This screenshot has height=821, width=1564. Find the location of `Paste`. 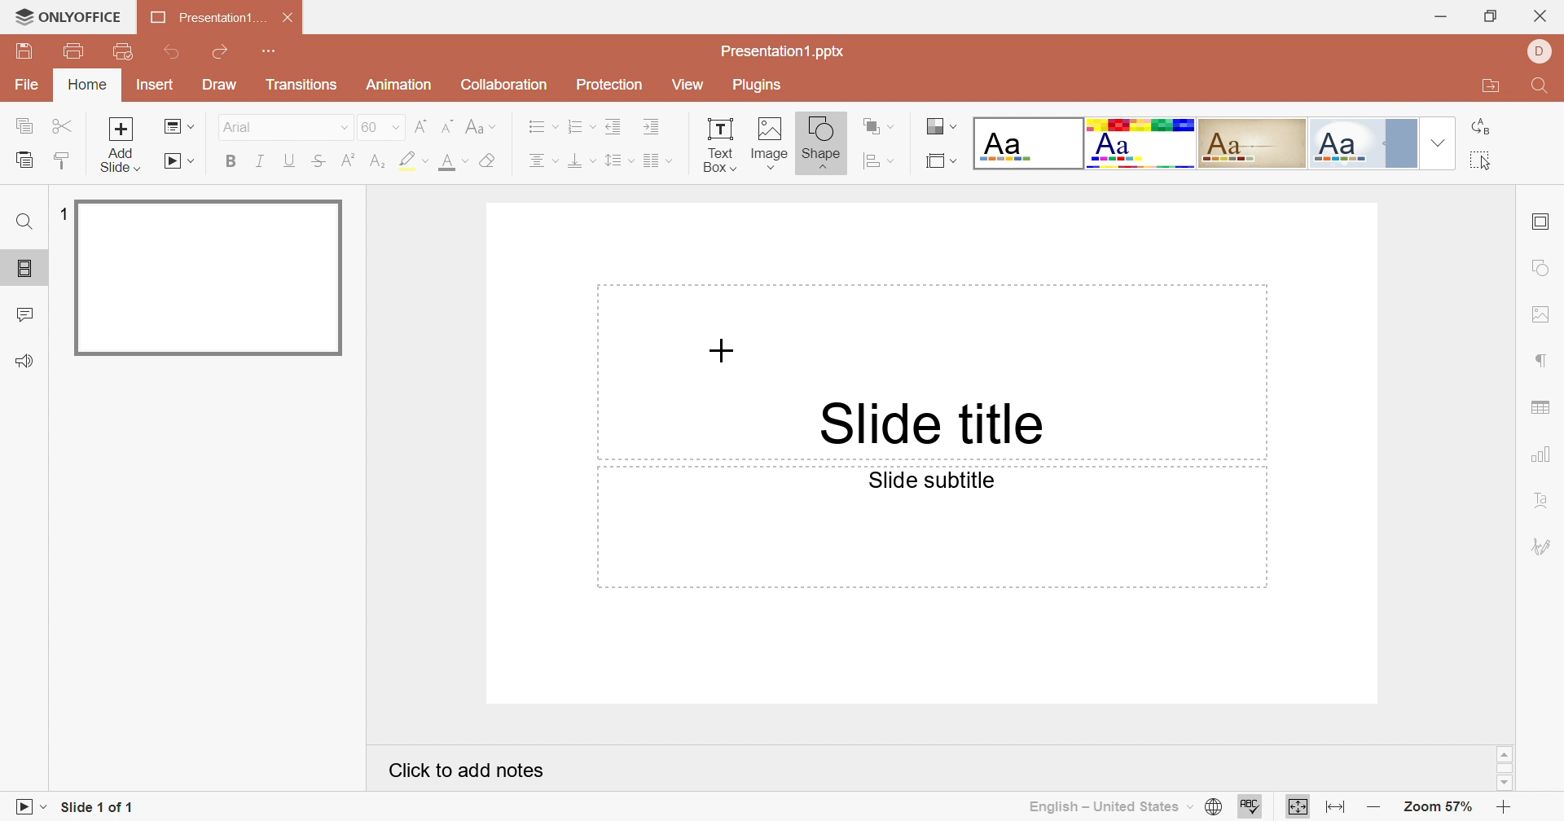

Paste is located at coordinates (23, 159).